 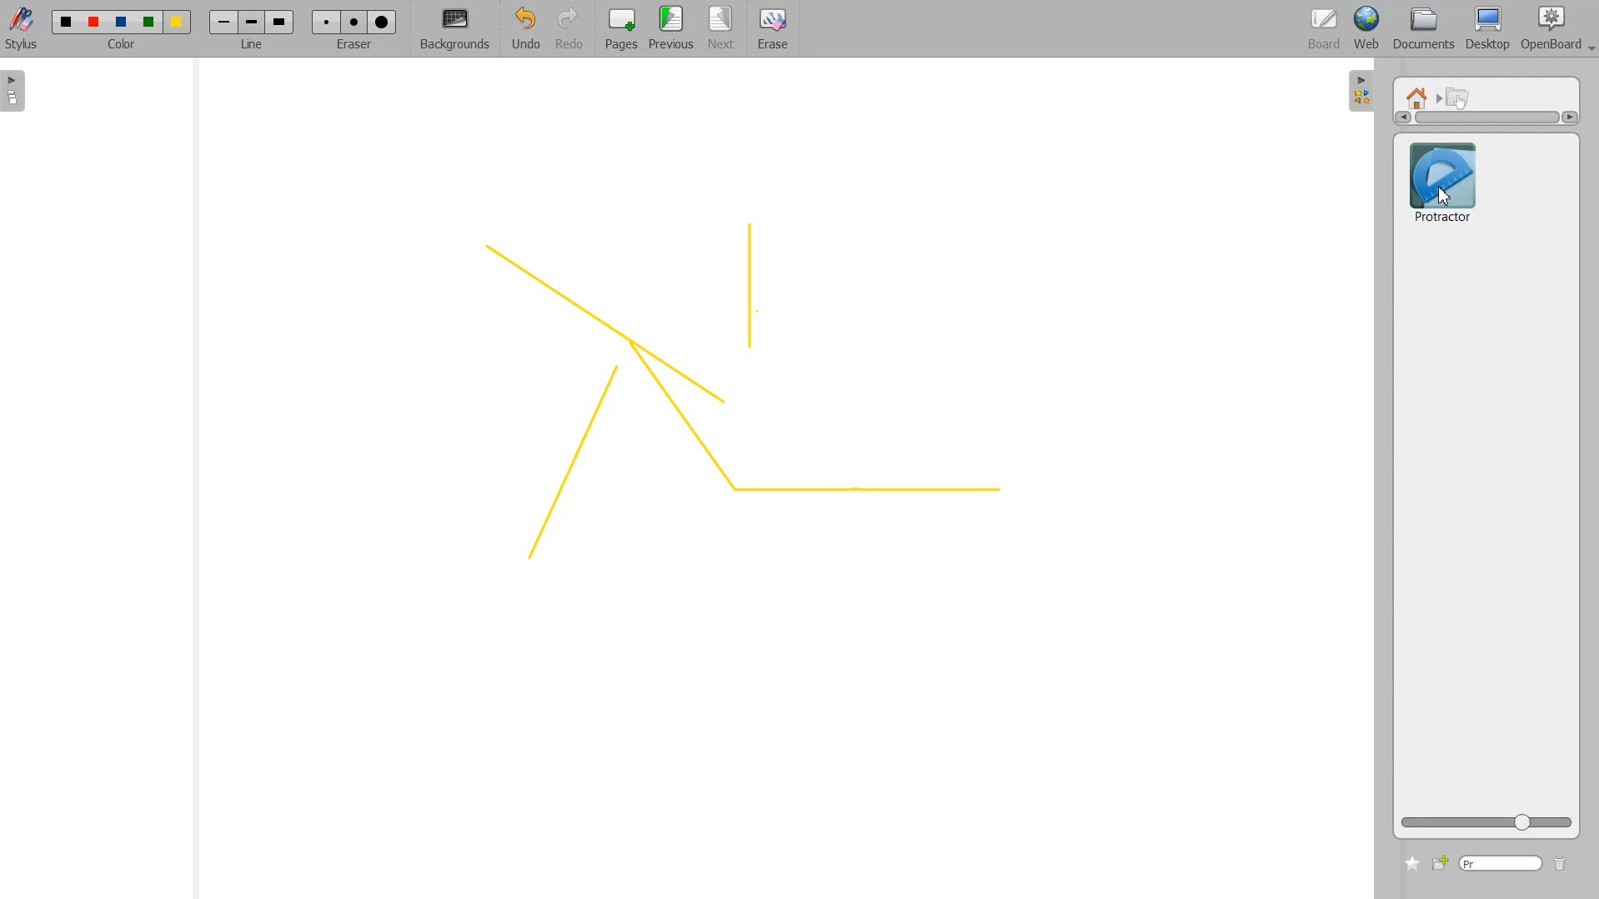 What do you see at coordinates (1459, 97) in the screenshot?
I see `Interactive` at bounding box center [1459, 97].